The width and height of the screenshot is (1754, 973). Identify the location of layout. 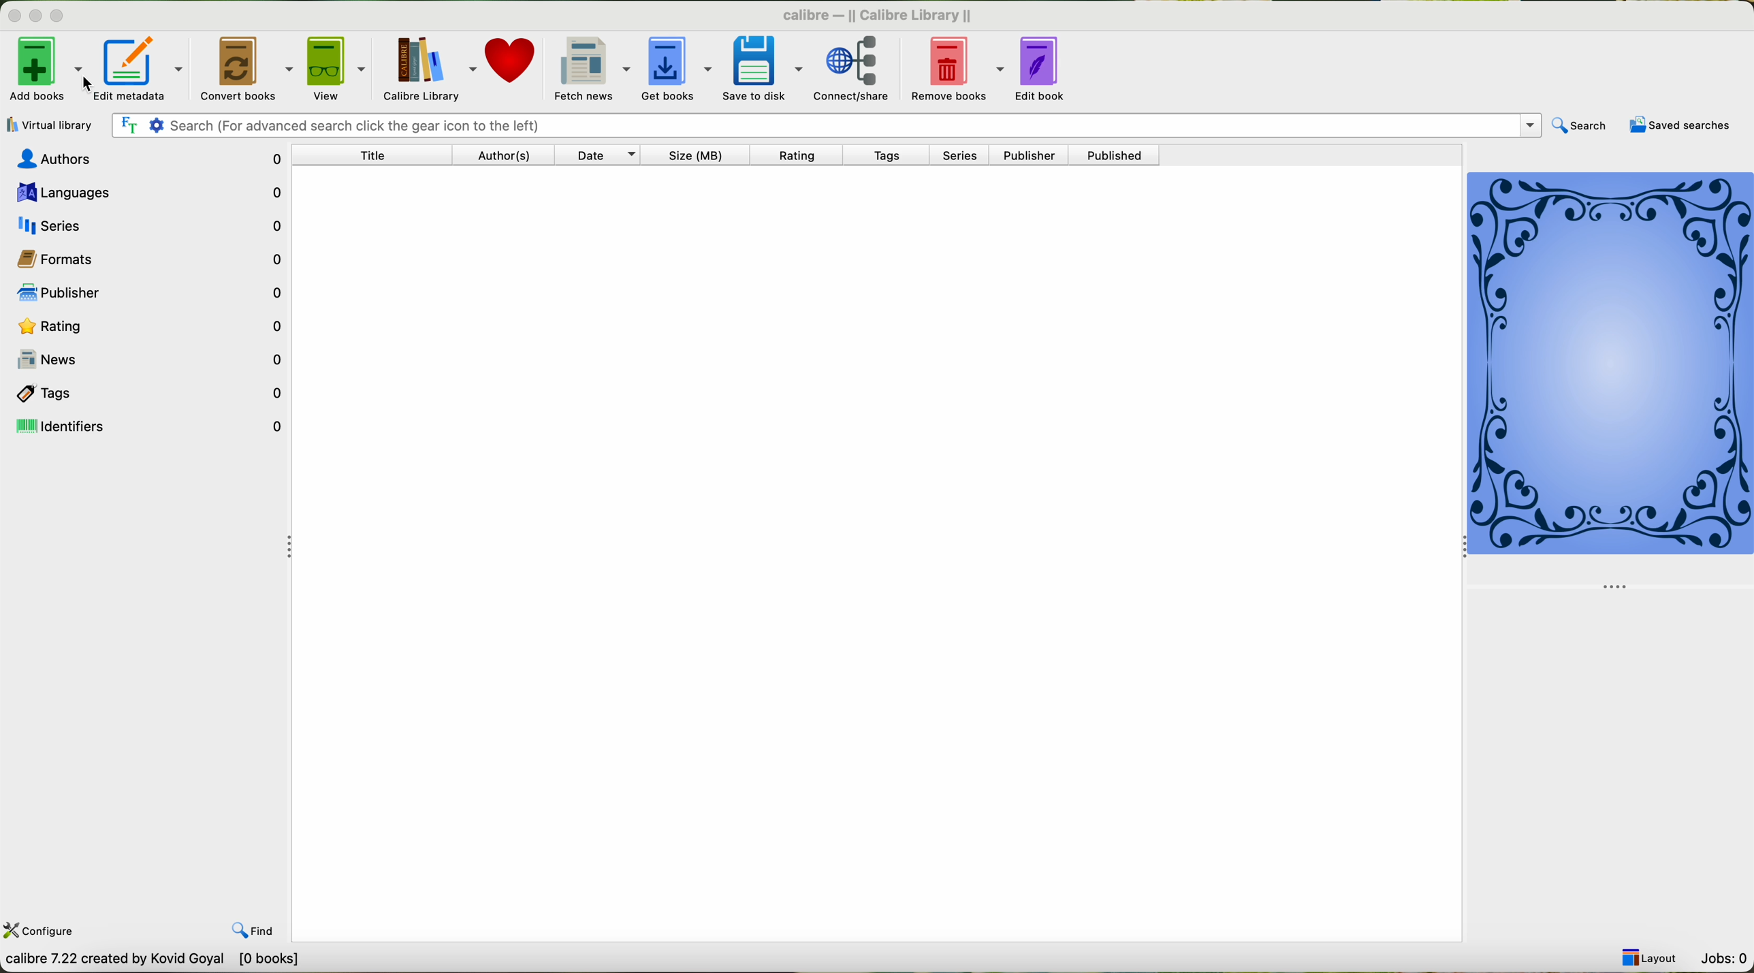
(1650, 958).